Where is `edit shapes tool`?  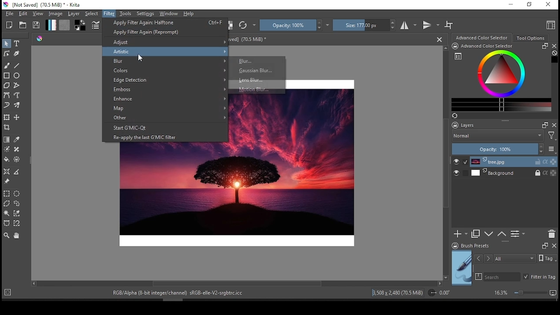
edit shapes tool is located at coordinates (6, 53).